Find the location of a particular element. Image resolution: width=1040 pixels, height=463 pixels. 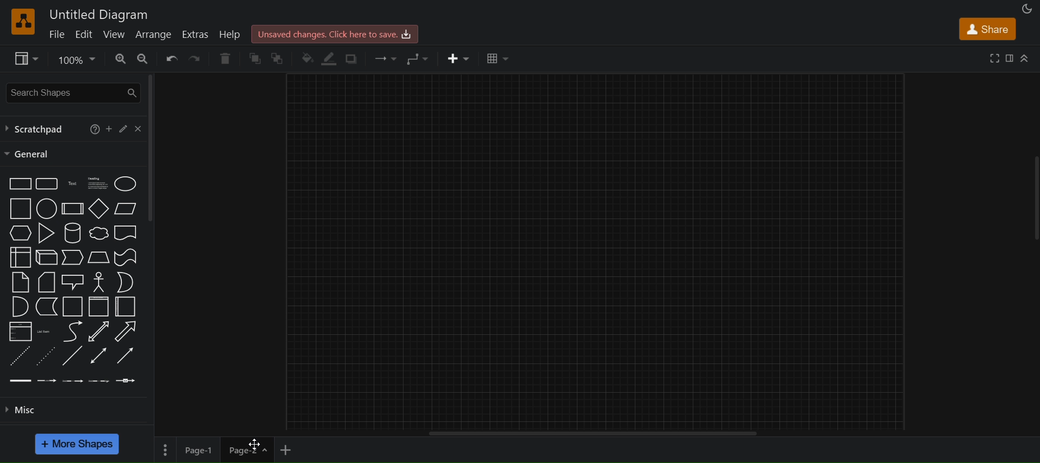

cylinder is located at coordinates (71, 234).